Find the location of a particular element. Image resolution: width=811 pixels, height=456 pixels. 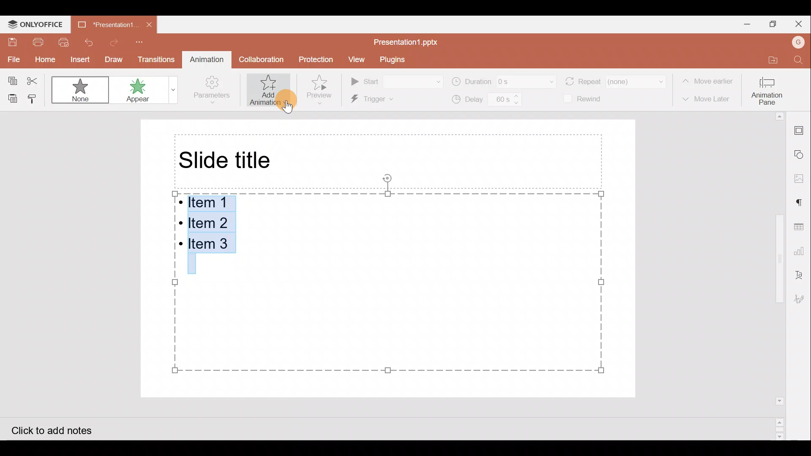

Presentation slide is located at coordinates (449, 253).